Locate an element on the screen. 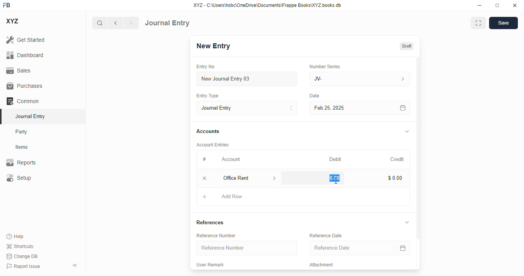  scroll bar is located at coordinates (419, 163).